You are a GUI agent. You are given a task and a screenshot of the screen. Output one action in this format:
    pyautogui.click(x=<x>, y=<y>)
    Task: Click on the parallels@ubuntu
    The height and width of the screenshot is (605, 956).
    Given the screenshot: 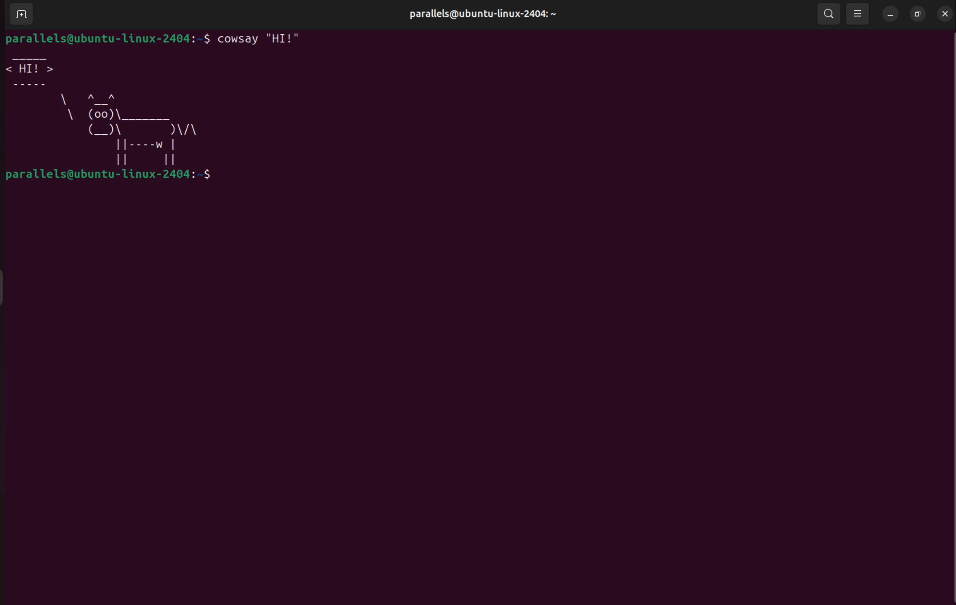 What is the action you would take?
    pyautogui.click(x=478, y=16)
    